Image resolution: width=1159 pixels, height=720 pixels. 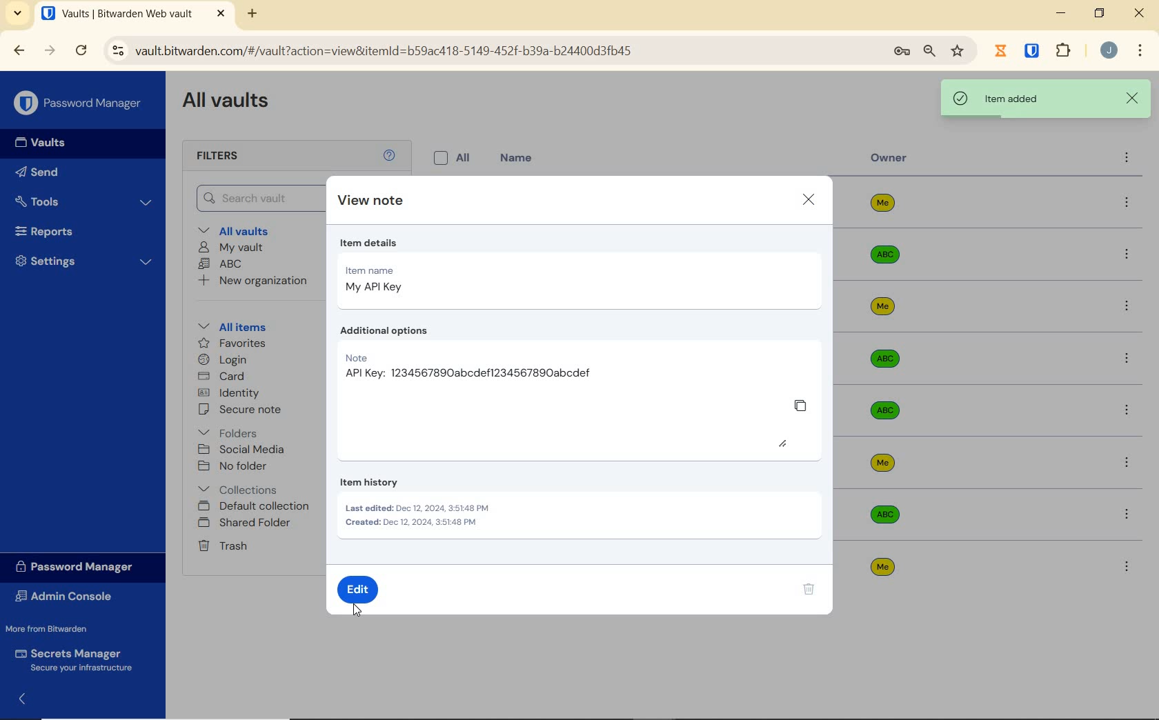 I want to click on close, so click(x=810, y=199).